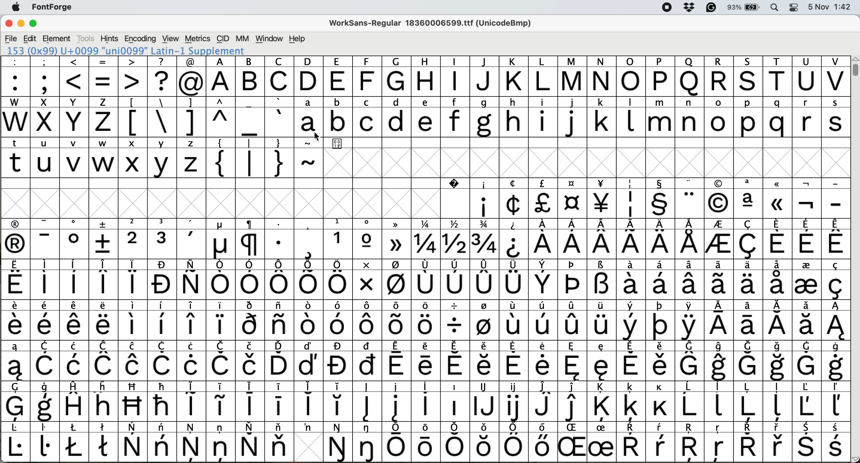 Image resolution: width=860 pixels, height=463 pixels. What do you see at coordinates (134, 442) in the screenshot?
I see `symbol` at bounding box center [134, 442].